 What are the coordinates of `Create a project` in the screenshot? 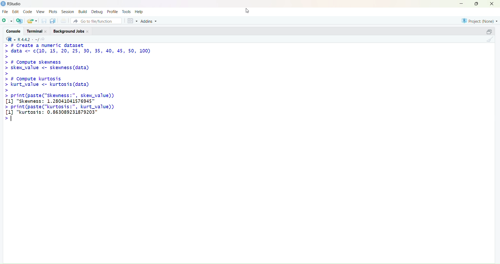 It's located at (20, 21).